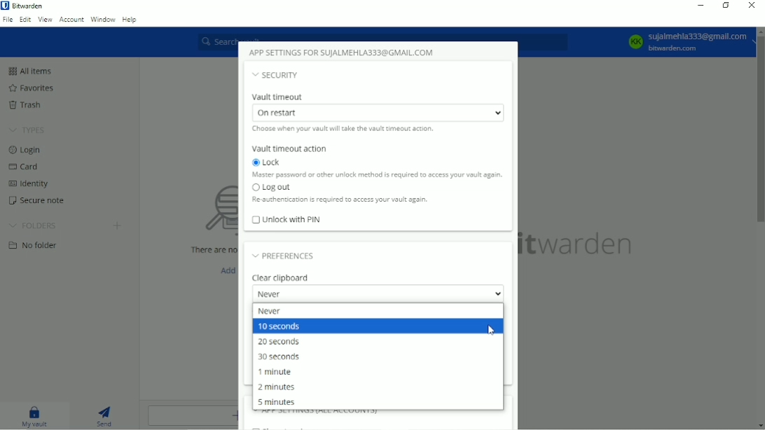 The height and width of the screenshot is (430, 765). What do you see at coordinates (9, 20) in the screenshot?
I see `File` at bounding box center [9, 20].